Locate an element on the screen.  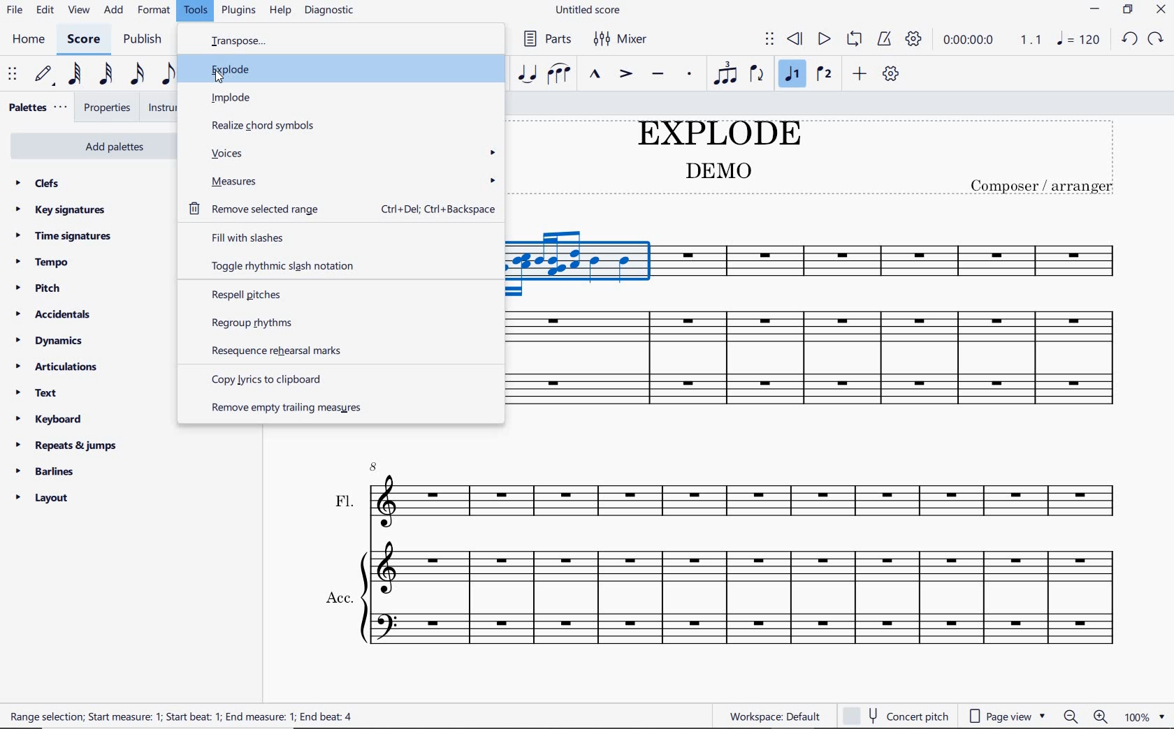
realize chord symbols is located at coordinates (263, 126).